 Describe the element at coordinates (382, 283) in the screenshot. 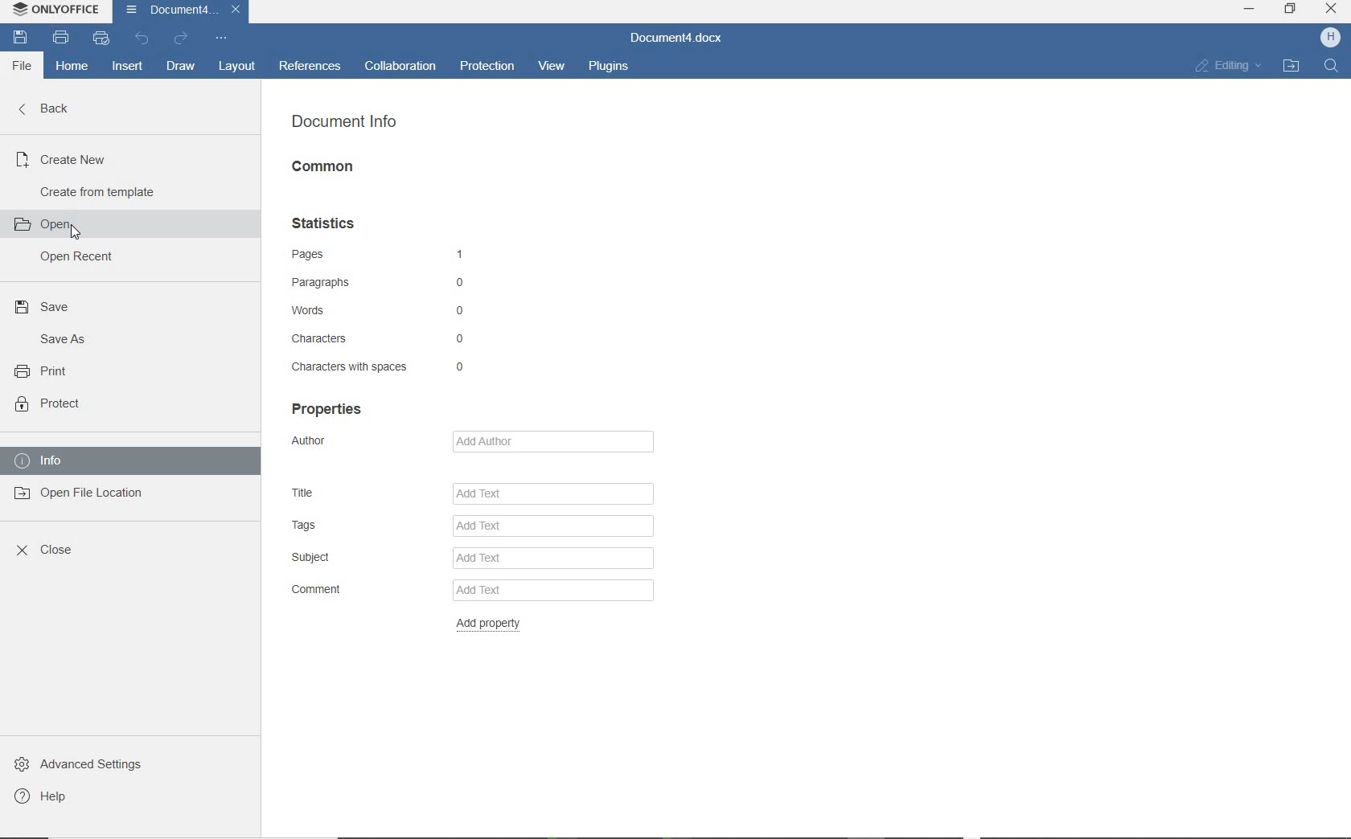

I see `paragraphs - 0` at that location.